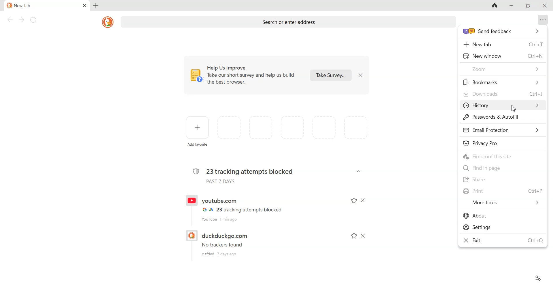 This screenshot has height=293, width=553. What do you see at coordinates (529, 6) in the screenshot?
I see `Maximize` at bounding box center [529, 6].